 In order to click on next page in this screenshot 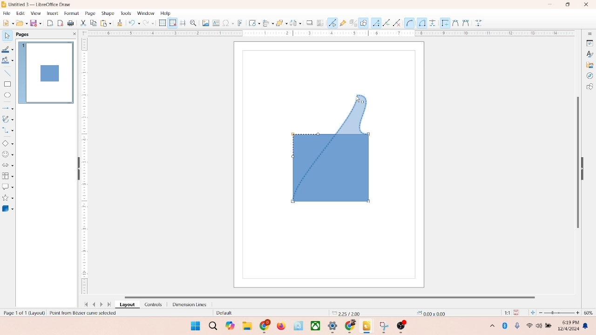, I will do `click(102, 304)`.